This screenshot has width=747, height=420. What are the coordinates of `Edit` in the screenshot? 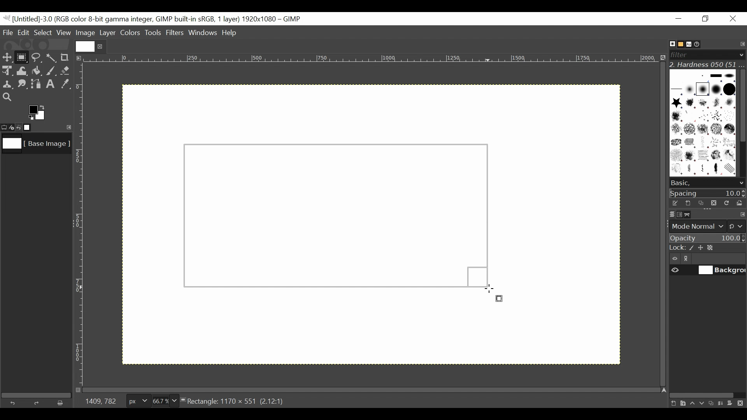 It's located at (24, 32).